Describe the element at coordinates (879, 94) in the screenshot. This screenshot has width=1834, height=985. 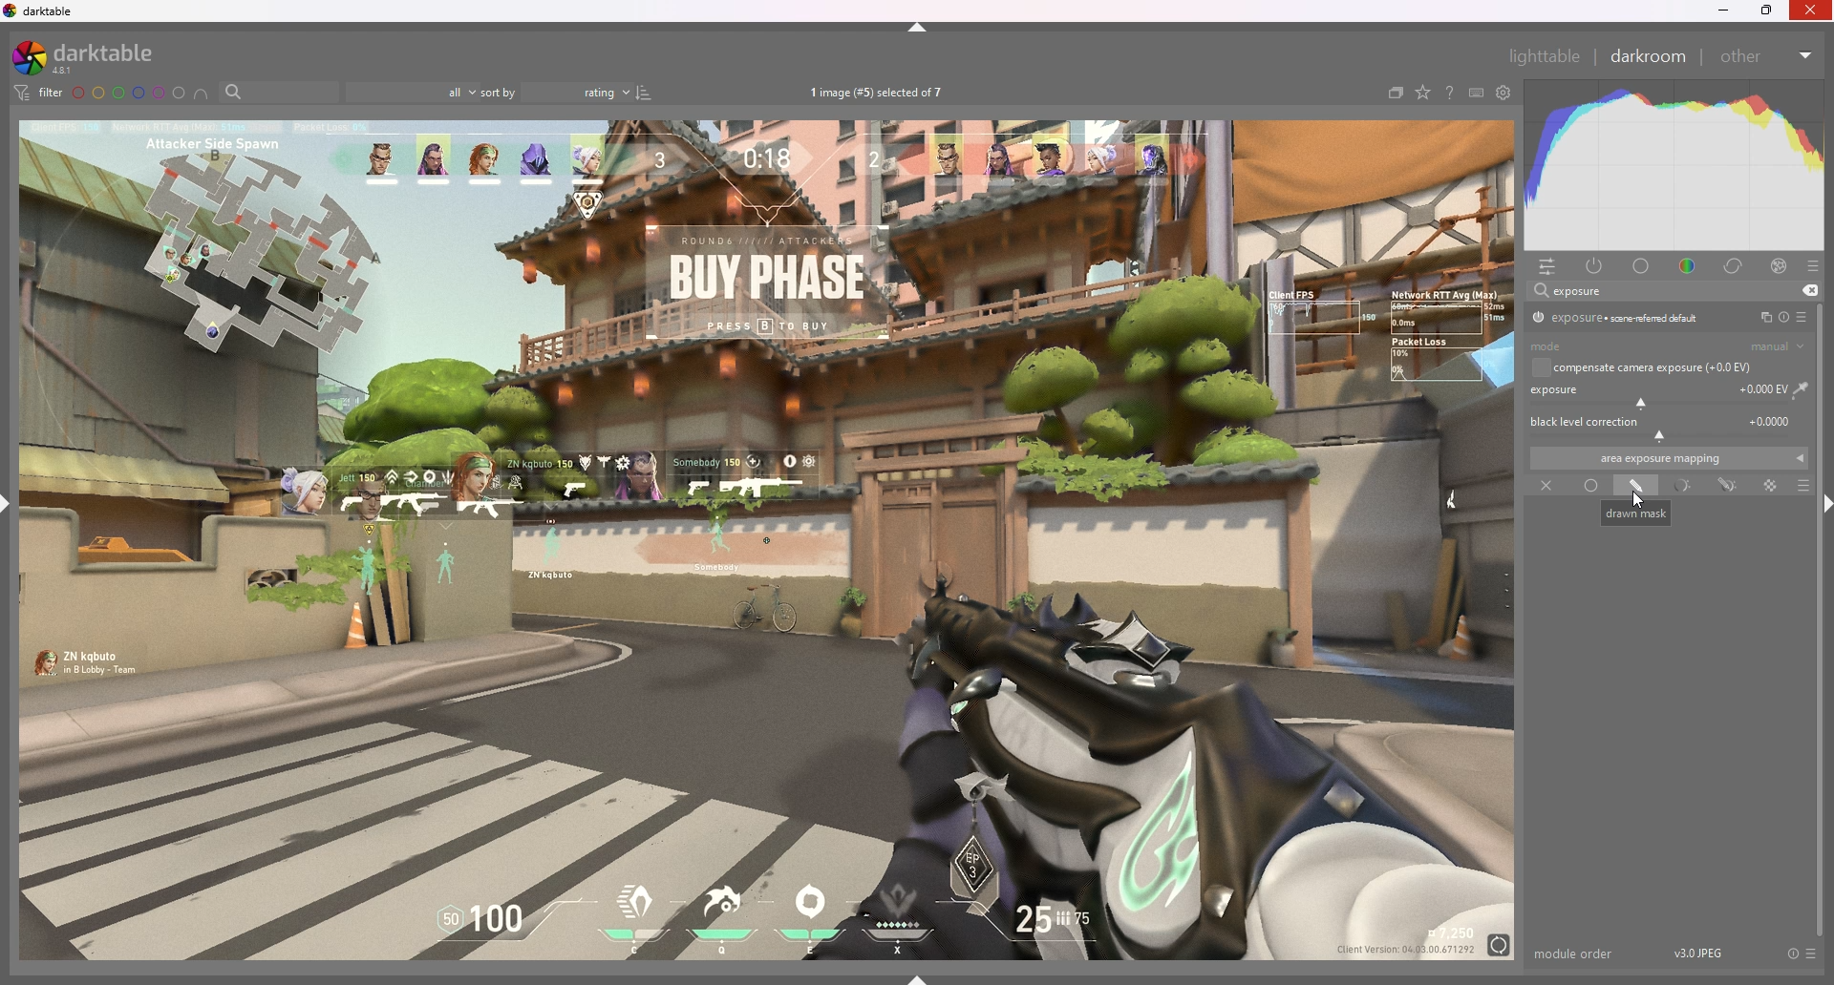
I see `images selected` at that location.